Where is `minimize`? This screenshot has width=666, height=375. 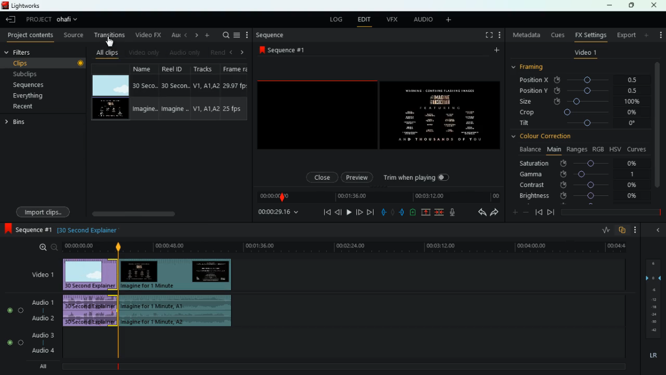
minimize is located at coordinates (609, 6).